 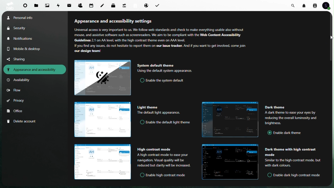 I want to click on Guidelines, so click(x=81, y=40).